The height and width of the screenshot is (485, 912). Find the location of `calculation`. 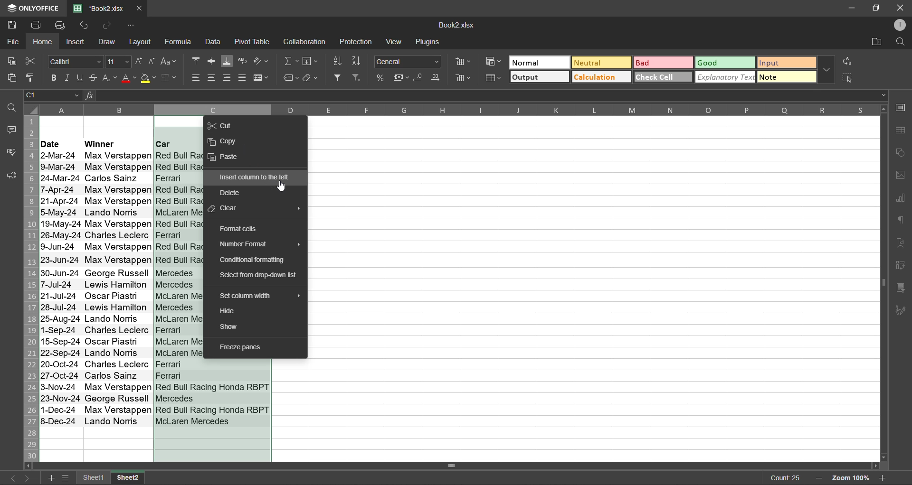

calculation is located at coordinates (600, 78).